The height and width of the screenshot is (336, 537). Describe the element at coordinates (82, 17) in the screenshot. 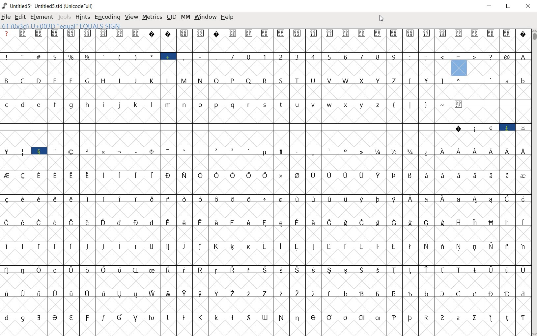

I see `hints` at that location.